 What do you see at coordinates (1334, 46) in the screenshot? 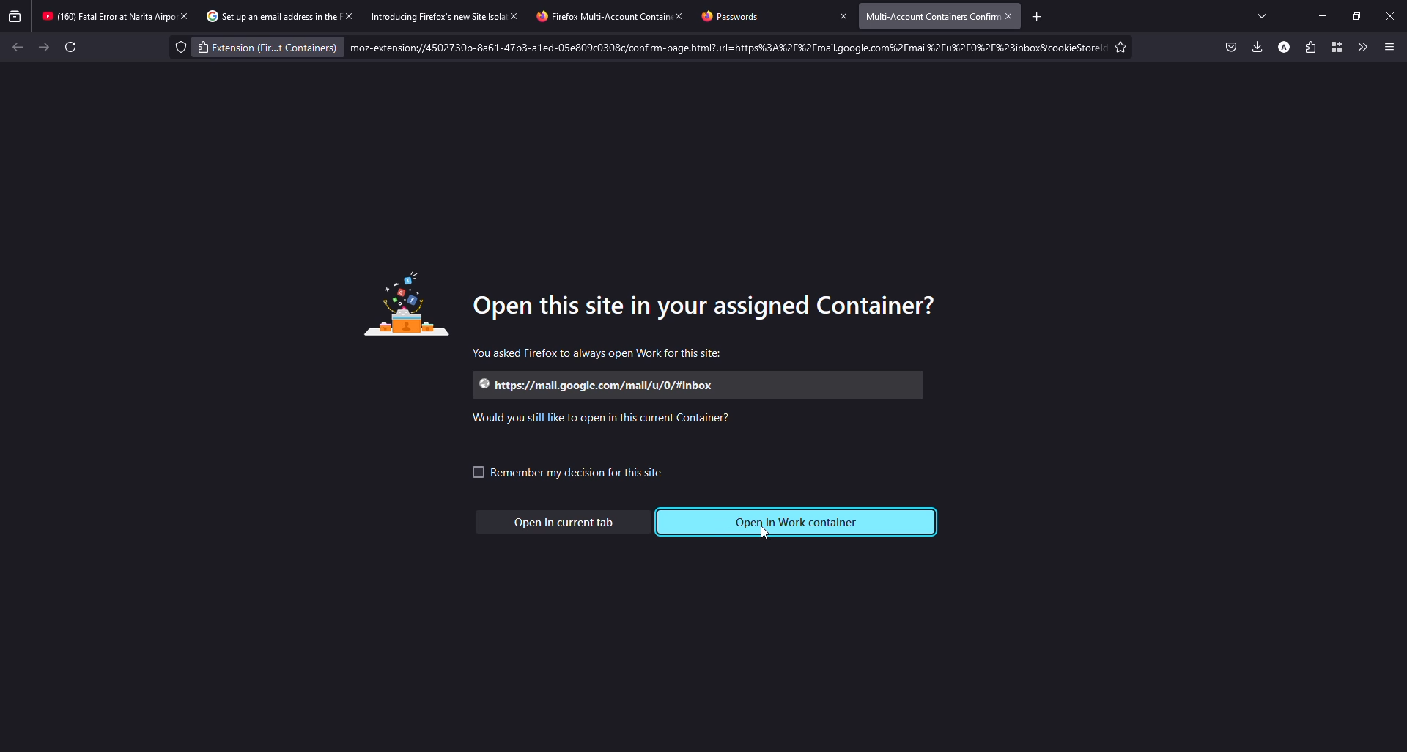
I see `container` at bounding box center [1334, 46].